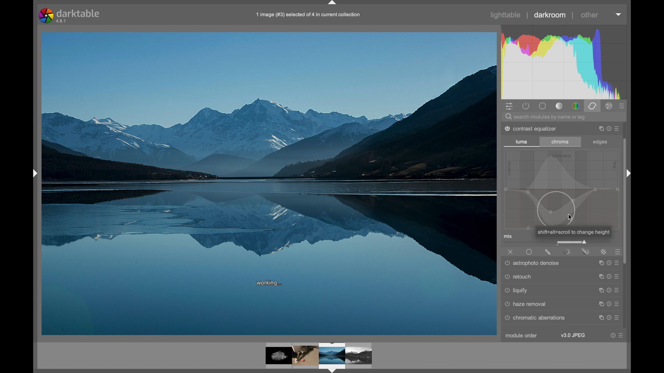 The width and height of the screenshot is (664, 373). What do you see at coordinates (590, 15) in the screenshot?
I see `other` at bounding box center [590, 15].